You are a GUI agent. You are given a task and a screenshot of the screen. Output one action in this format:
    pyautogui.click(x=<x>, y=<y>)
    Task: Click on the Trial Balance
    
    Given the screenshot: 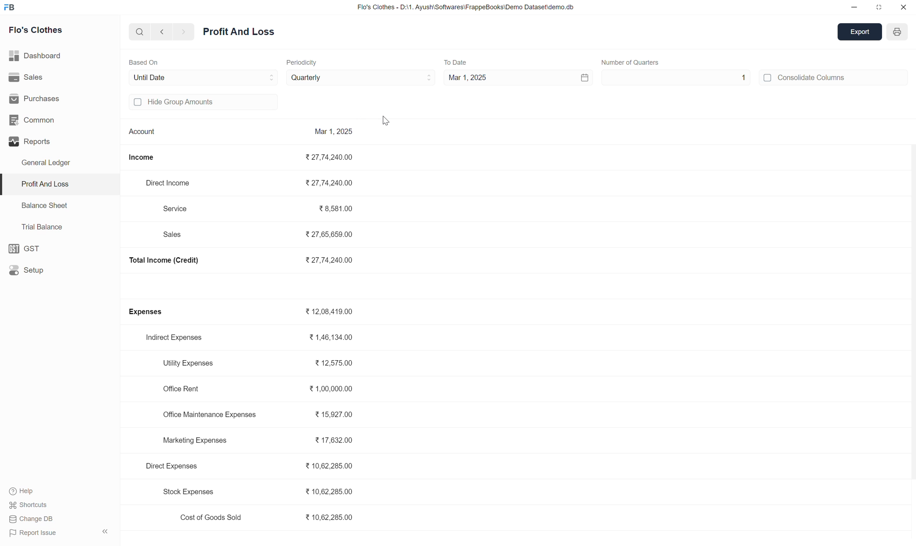 What is the action you would take?
    pyautogui.click(x=38, y=228)
    